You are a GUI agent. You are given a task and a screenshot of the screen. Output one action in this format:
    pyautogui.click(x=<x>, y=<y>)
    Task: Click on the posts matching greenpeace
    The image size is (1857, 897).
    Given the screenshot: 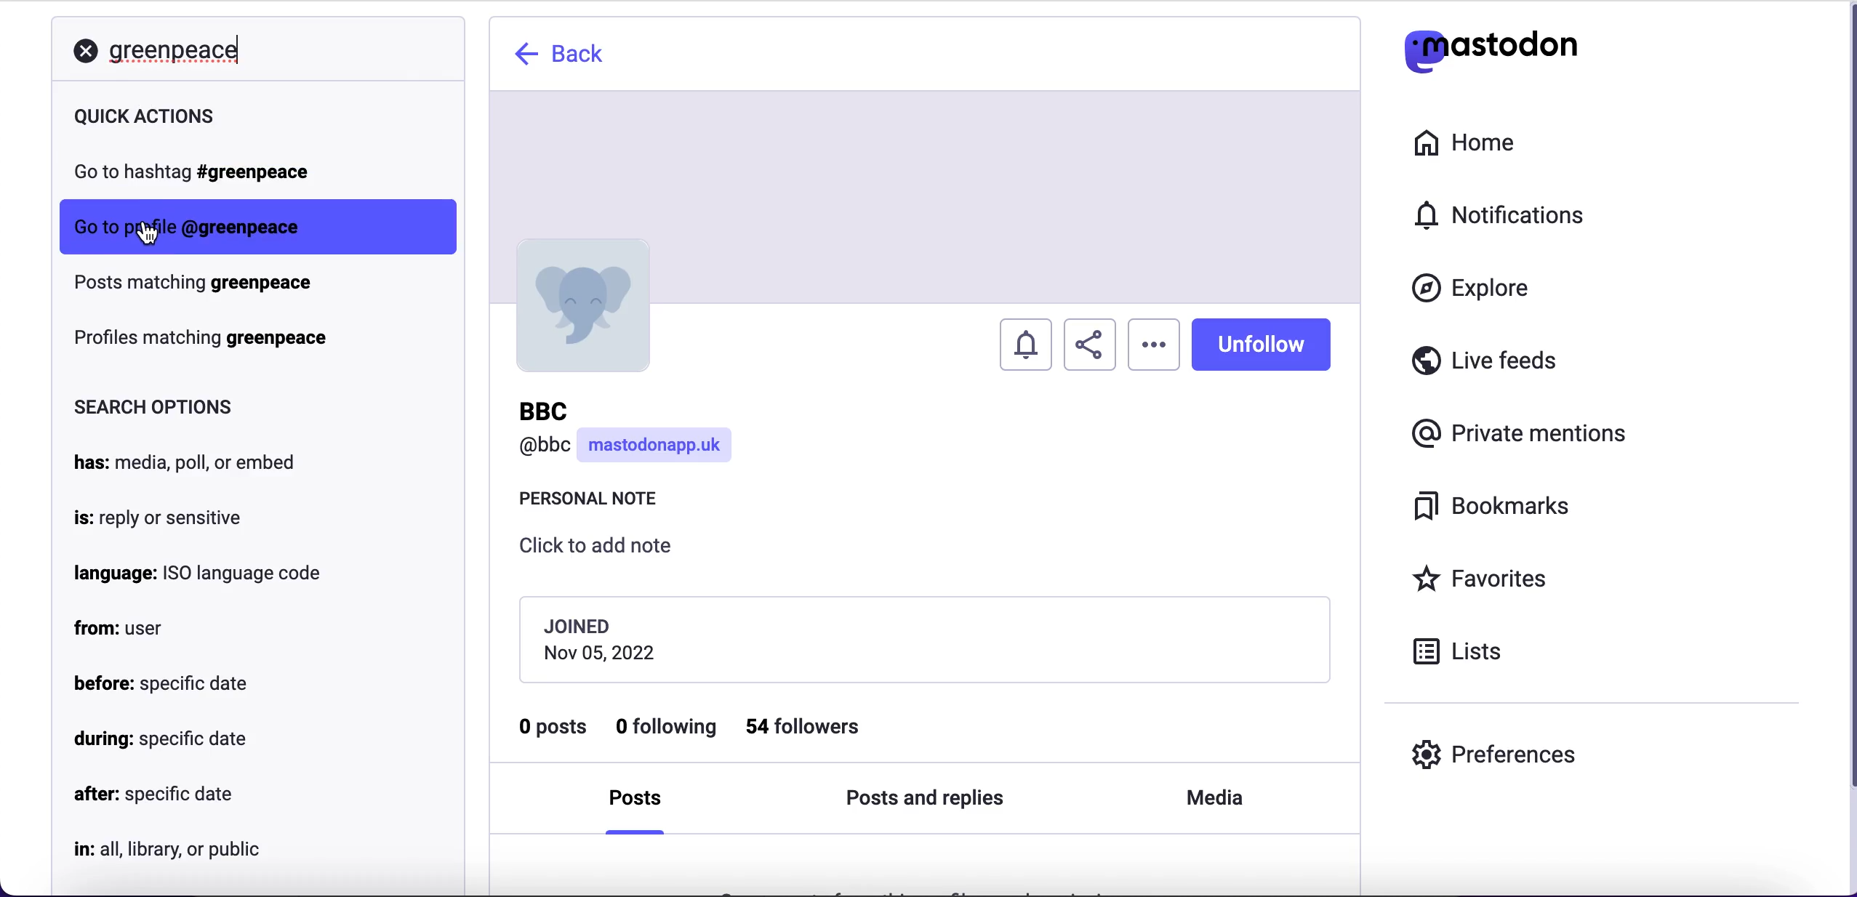 What is the action you would take?
    pyautogui.click(x=208, y=287)
    